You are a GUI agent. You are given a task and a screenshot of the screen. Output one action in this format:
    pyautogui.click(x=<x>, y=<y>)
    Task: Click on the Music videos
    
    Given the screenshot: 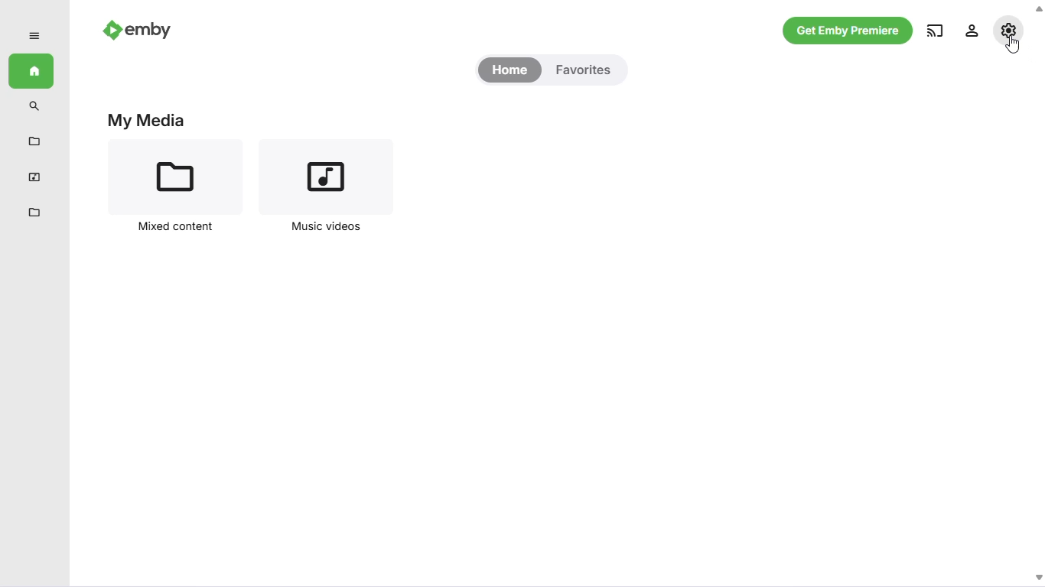 What is the action you would take?
    pyautogui.click(x=327, y=225)
    